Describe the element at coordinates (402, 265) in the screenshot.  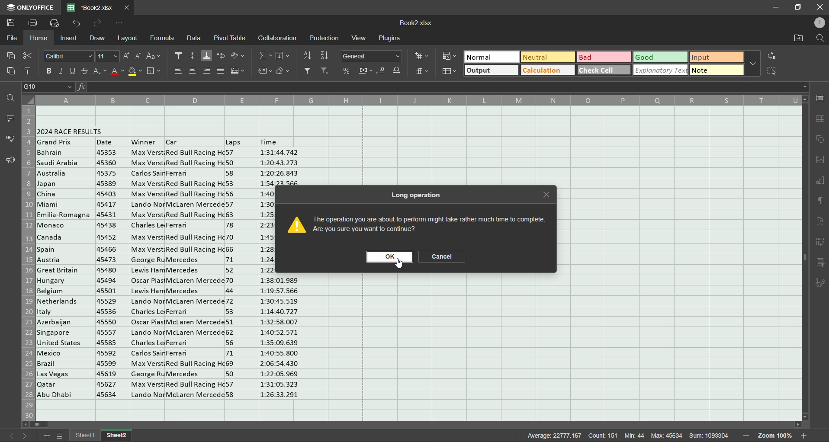
I see `cursor` at that location.